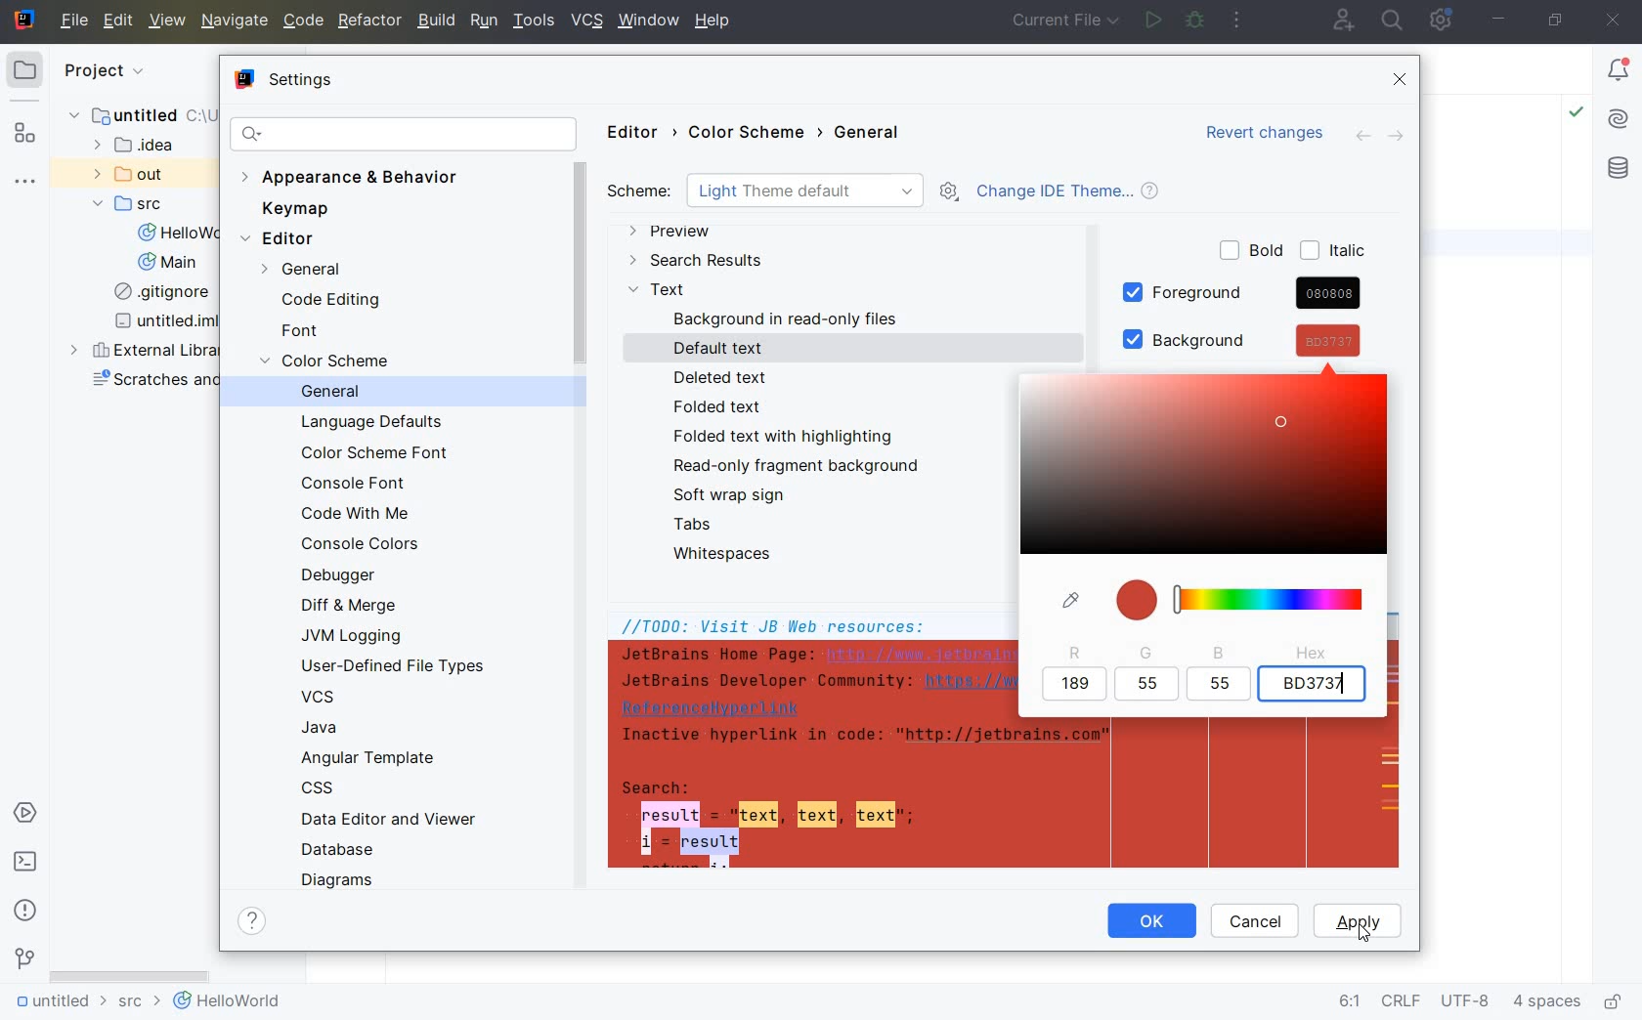 Image resolution: width=1642 pixels, height=1020 pixels. I want to click on HelloWorld, so click(175, 234).